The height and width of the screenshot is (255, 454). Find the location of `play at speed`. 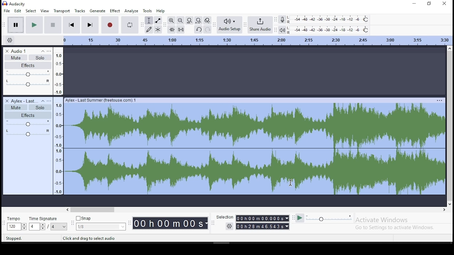

play at speed is located at coordinates (300, 219).